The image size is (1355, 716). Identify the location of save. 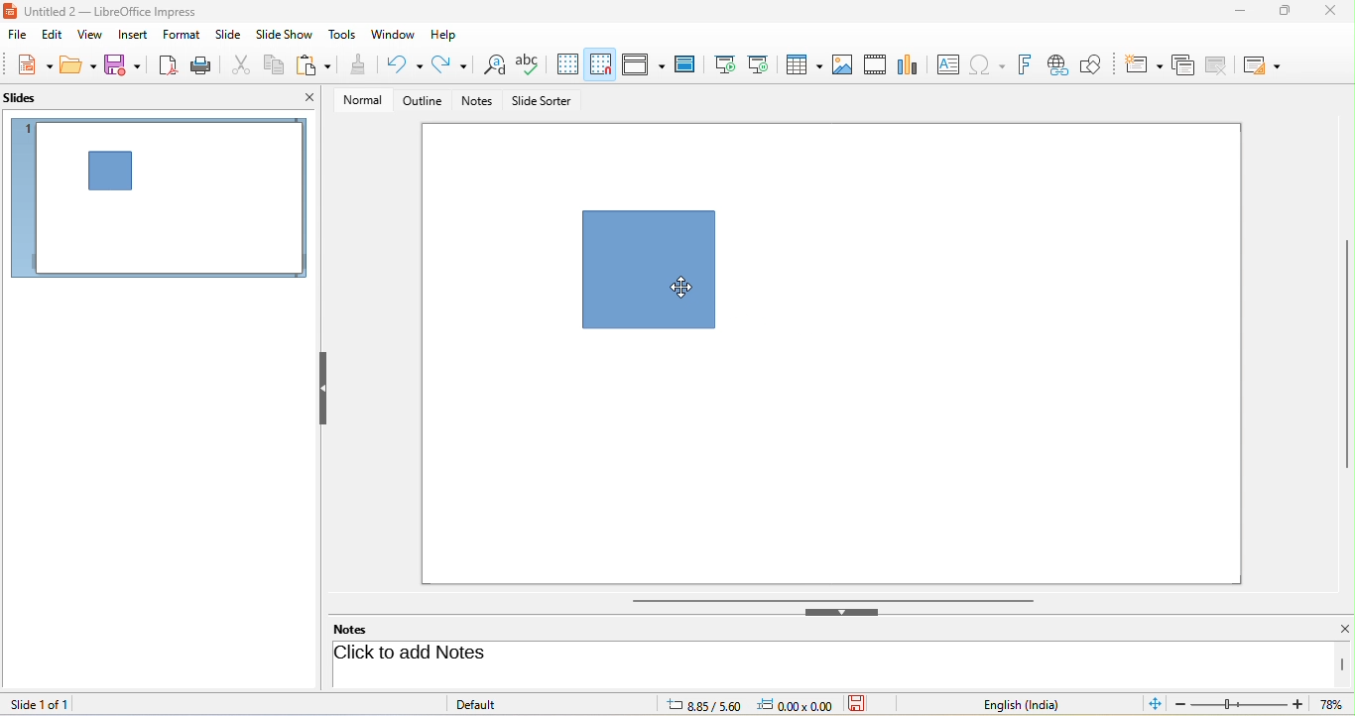
(124, 65).